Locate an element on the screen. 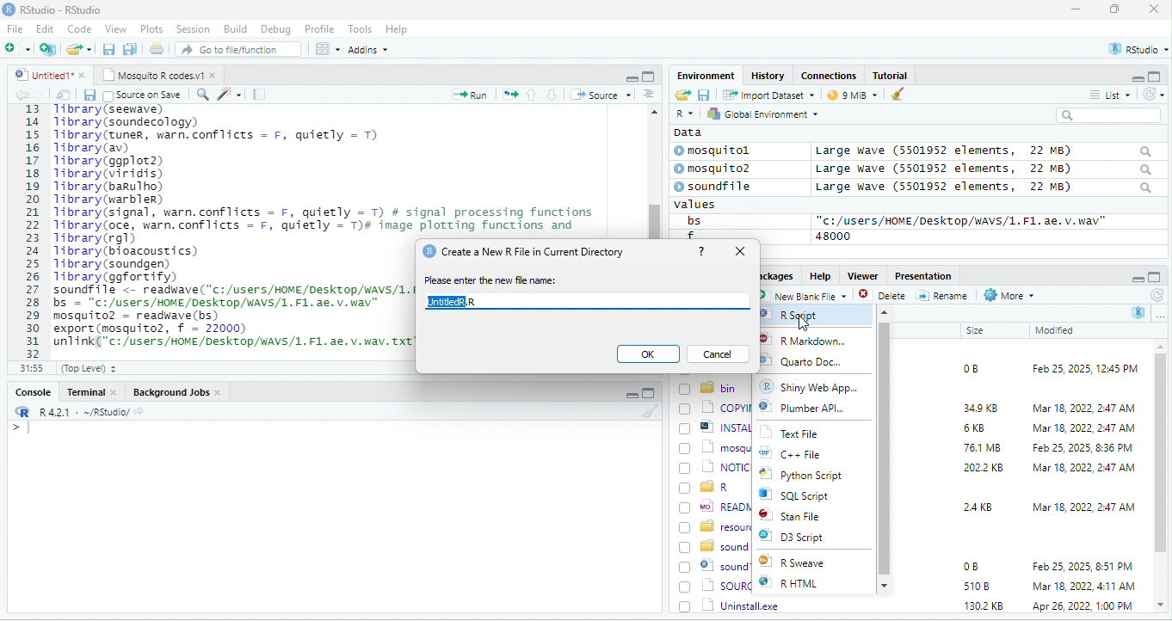  new project is located at coordinates (49, 49).